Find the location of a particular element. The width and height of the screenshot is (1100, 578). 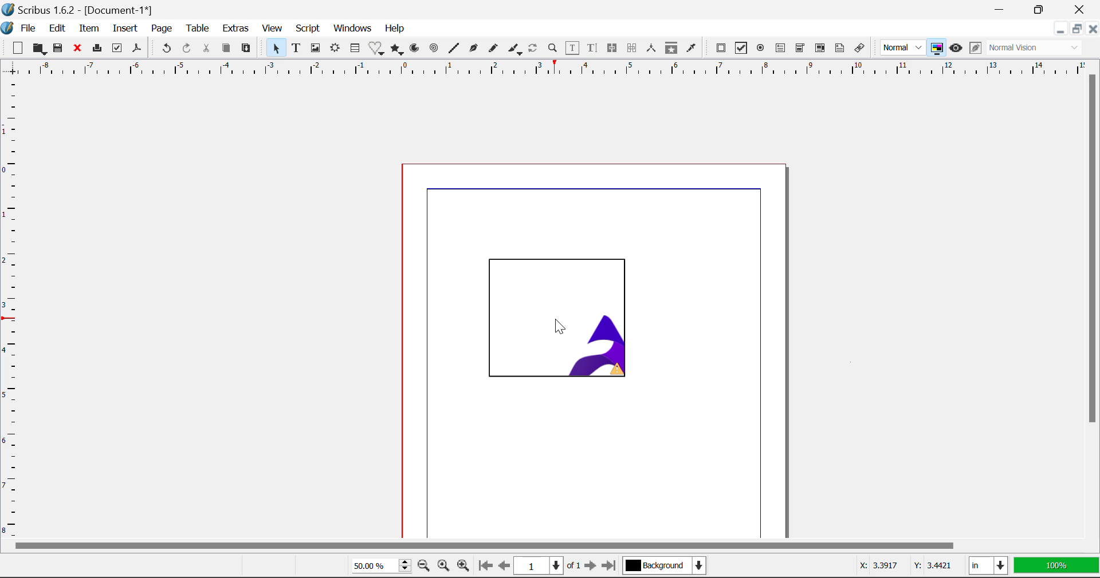

Insert is located at coordinates (126, 29).